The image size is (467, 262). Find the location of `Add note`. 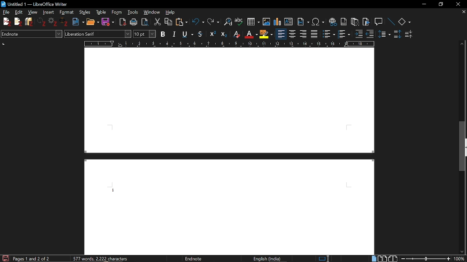

Add note is located at coordinates (18, 22).